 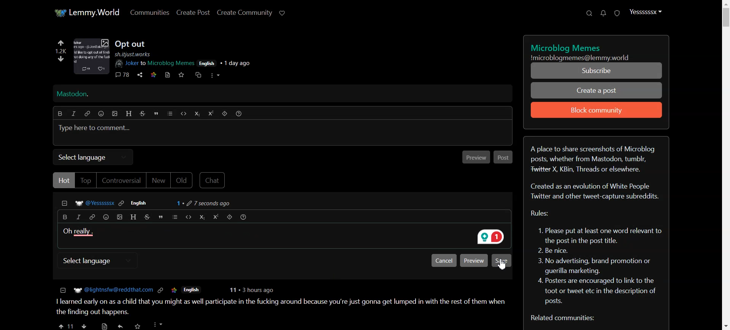 What do you see at coordinates (281, 301) in the screenshot?
I see `posts` at bounding box center [281, 301].